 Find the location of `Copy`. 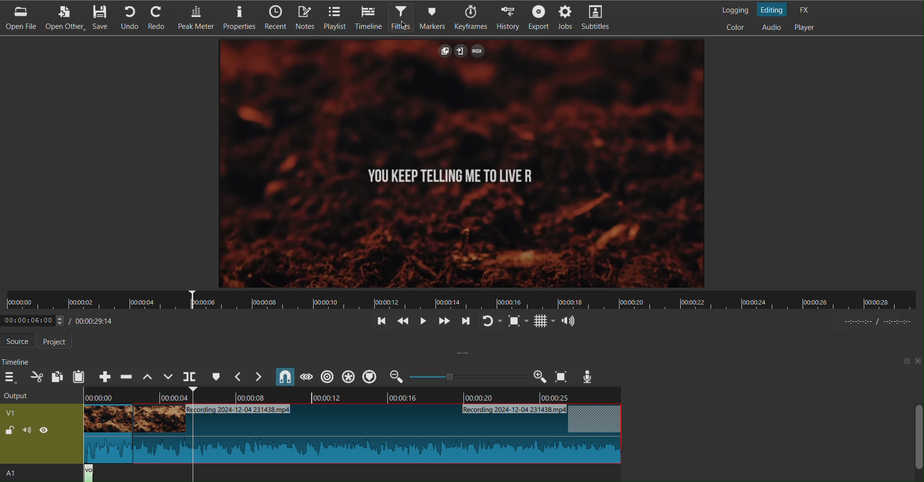

Copy is located at coordinates (57, 376).